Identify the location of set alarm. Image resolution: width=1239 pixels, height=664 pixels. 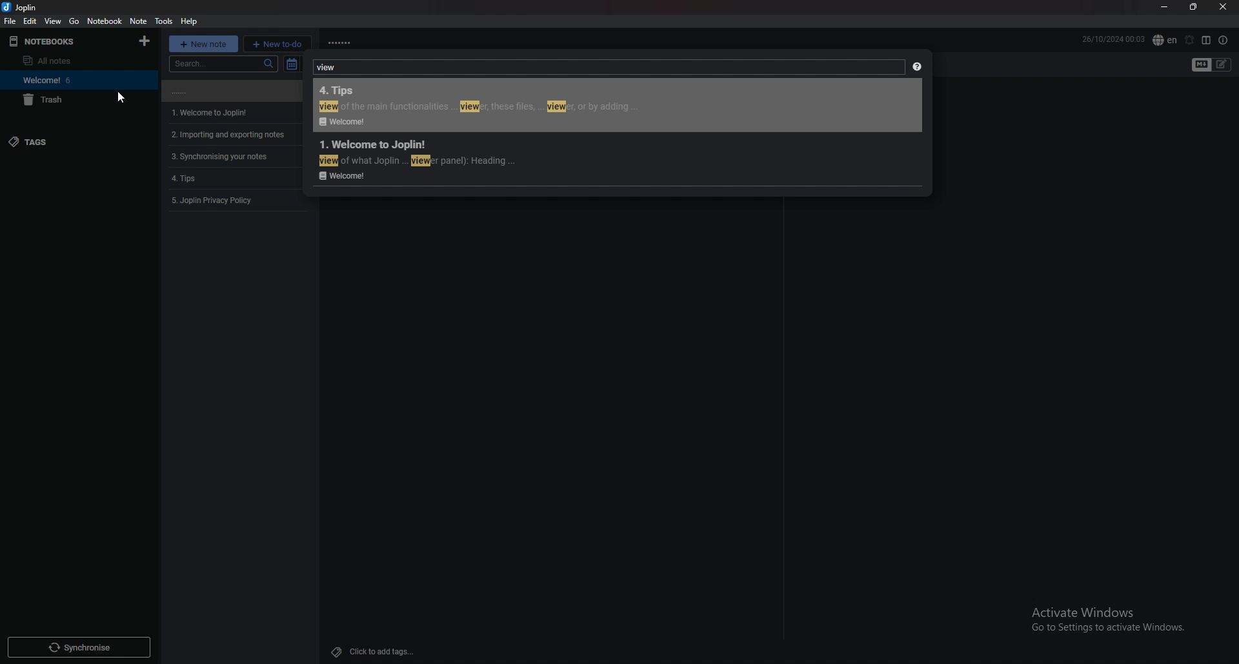
(1189, 40).